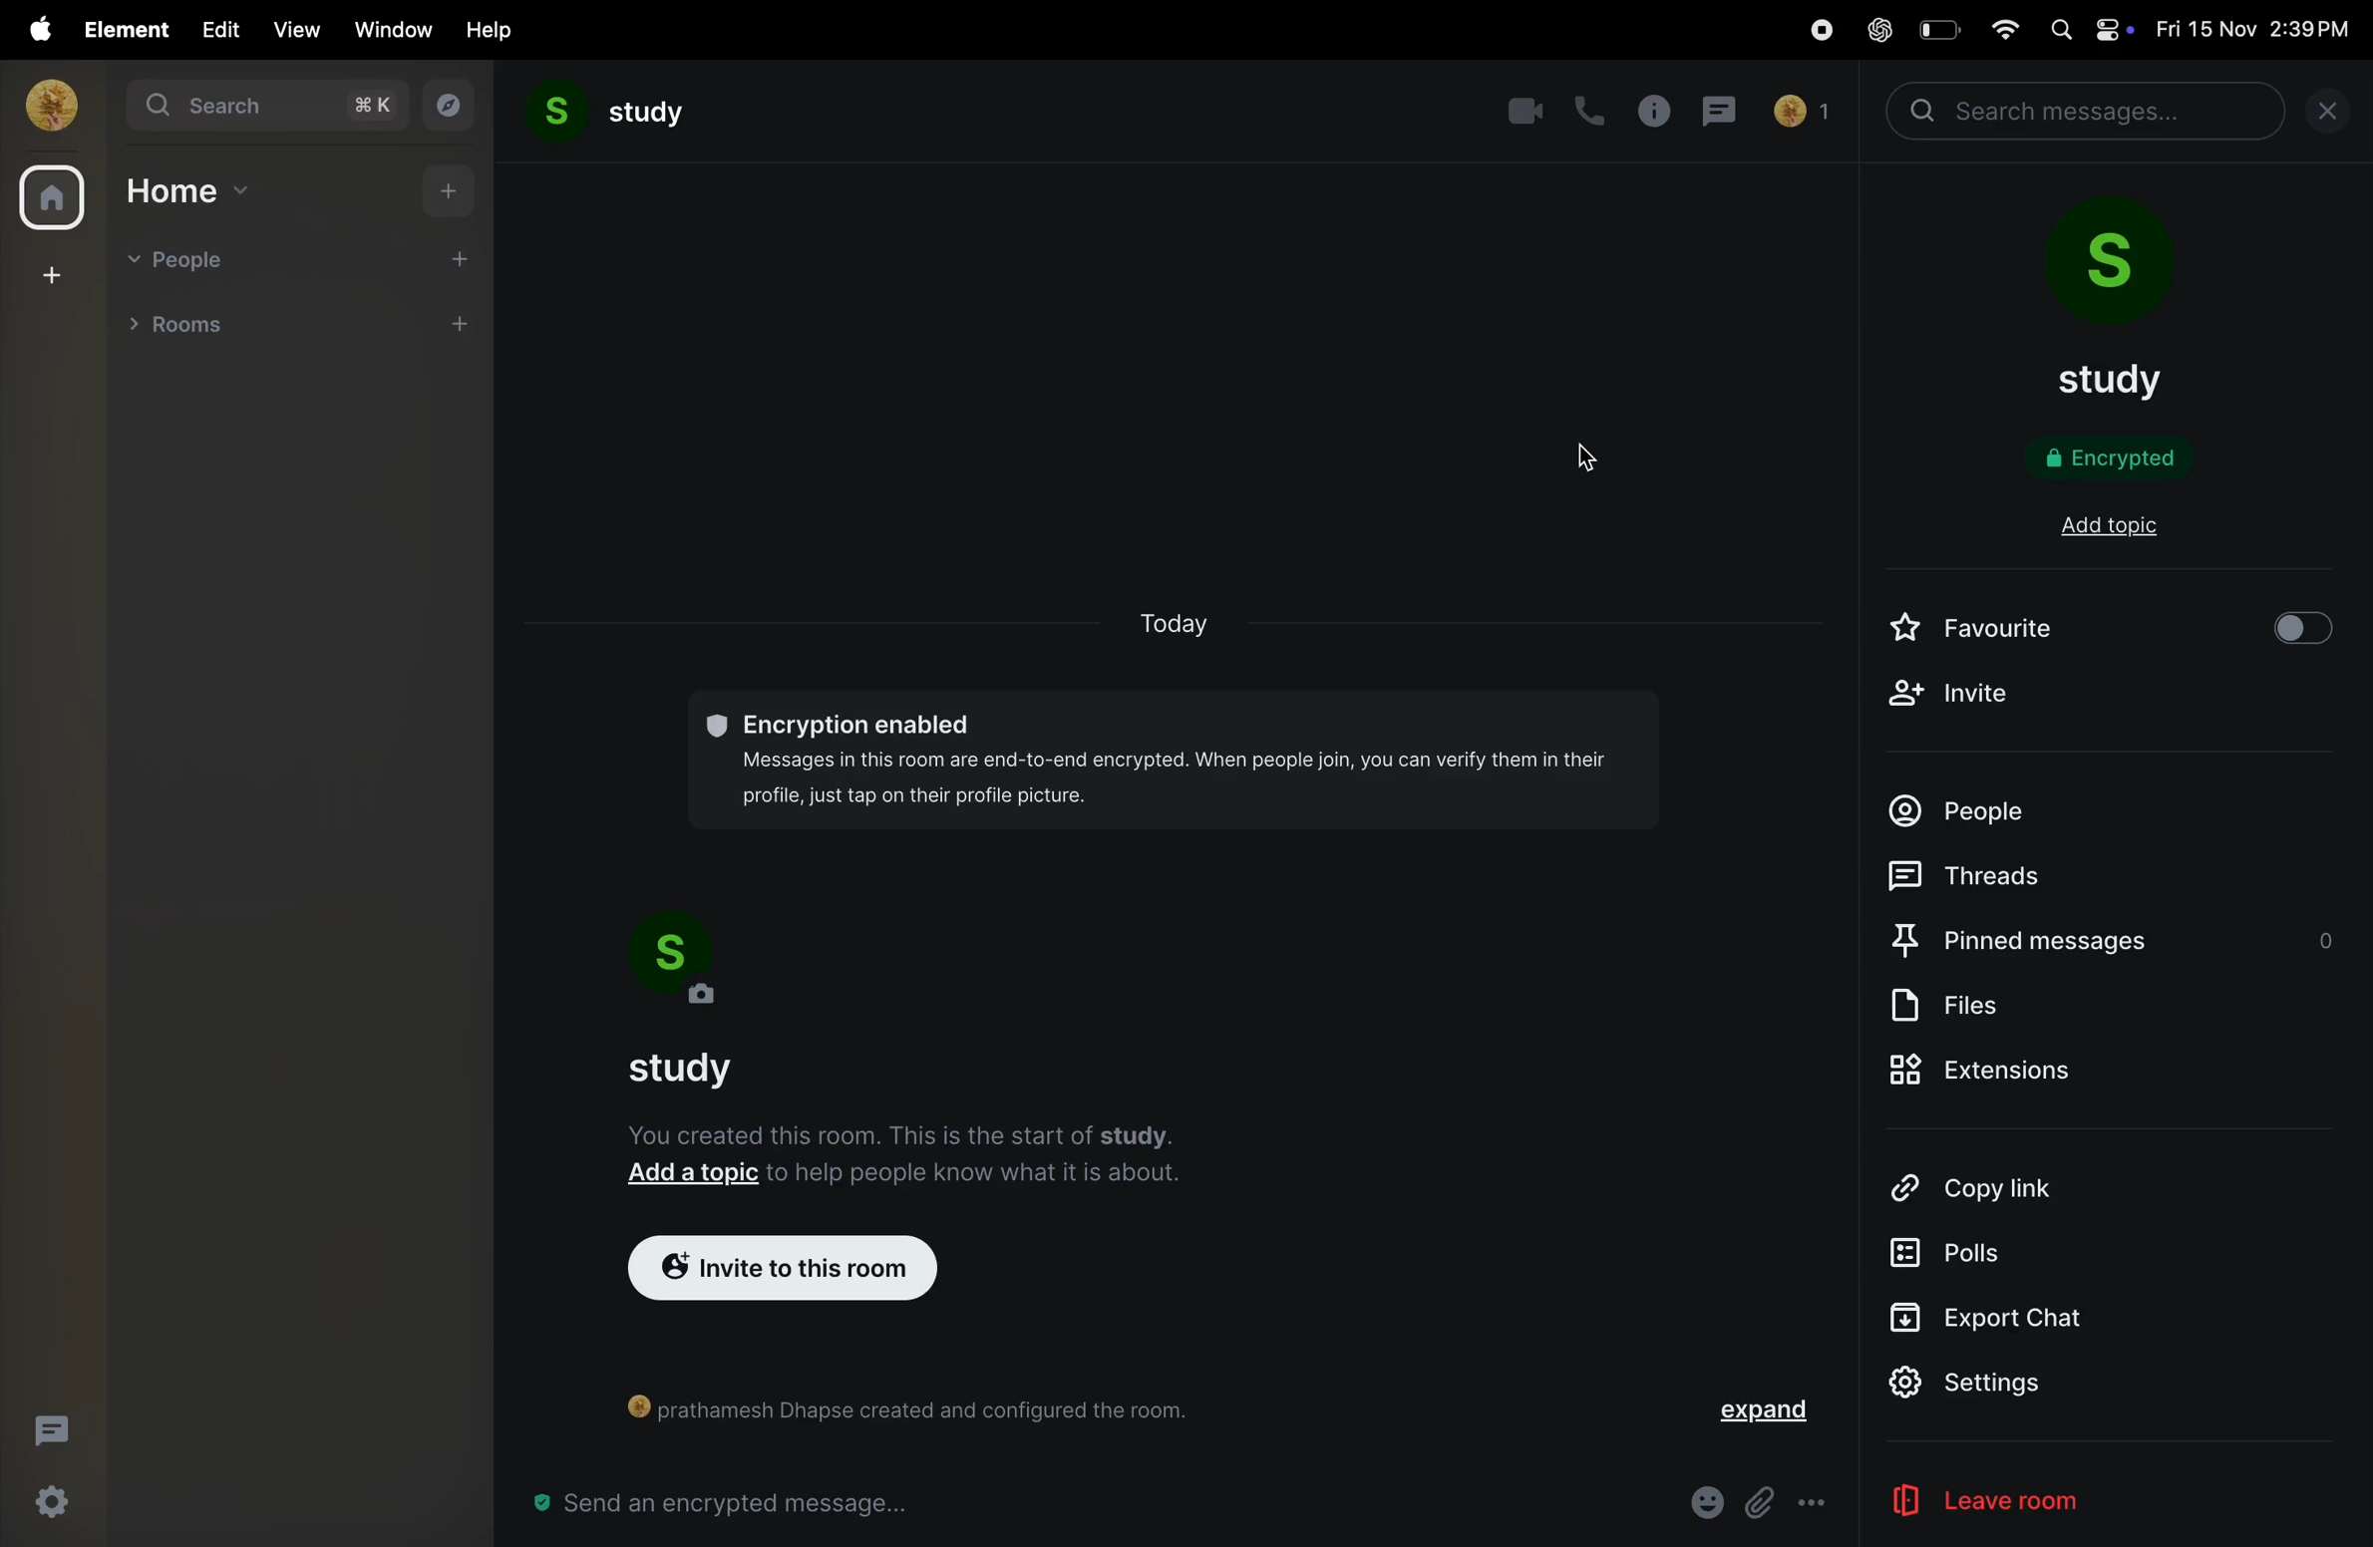 This screenshot has width=2373, height=1547. Describe the element at coordinates (2126, 459) in the screenshot. I see `encryption status` at that location.